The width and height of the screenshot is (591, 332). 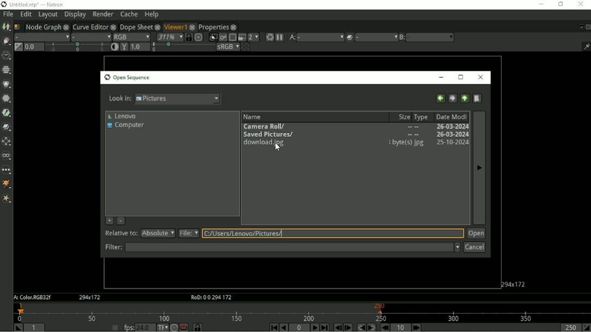 What do you see at coordinates (581, 5) in the screenshot?
I see `Close` at bounding box center [581, 5].